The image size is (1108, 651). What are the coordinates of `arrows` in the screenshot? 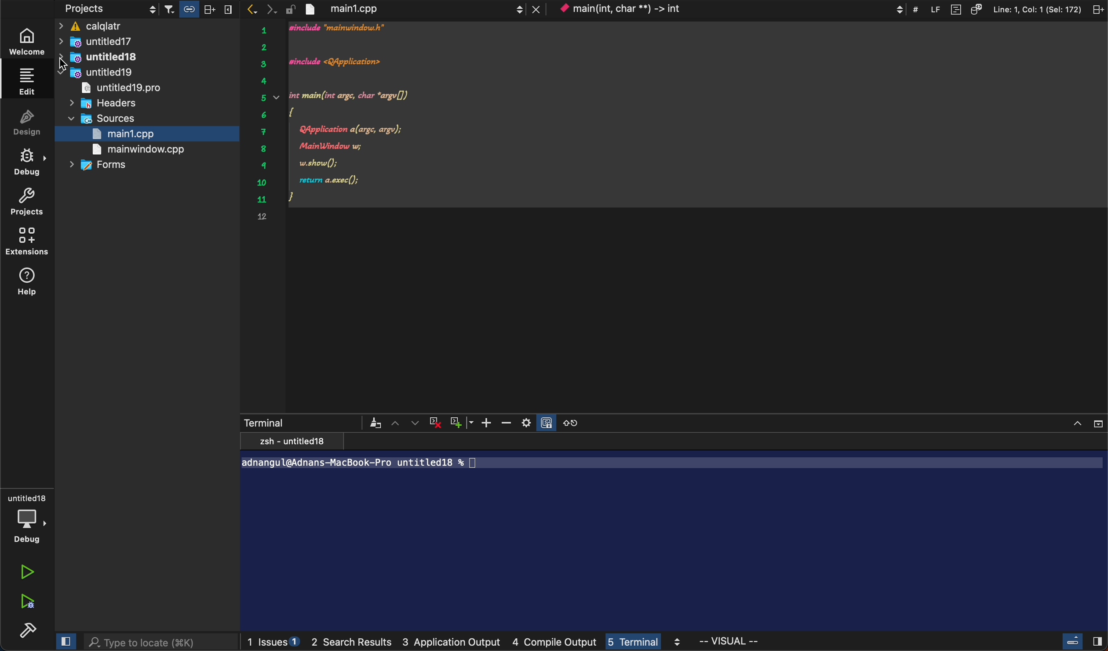 It's located at (260, 9).